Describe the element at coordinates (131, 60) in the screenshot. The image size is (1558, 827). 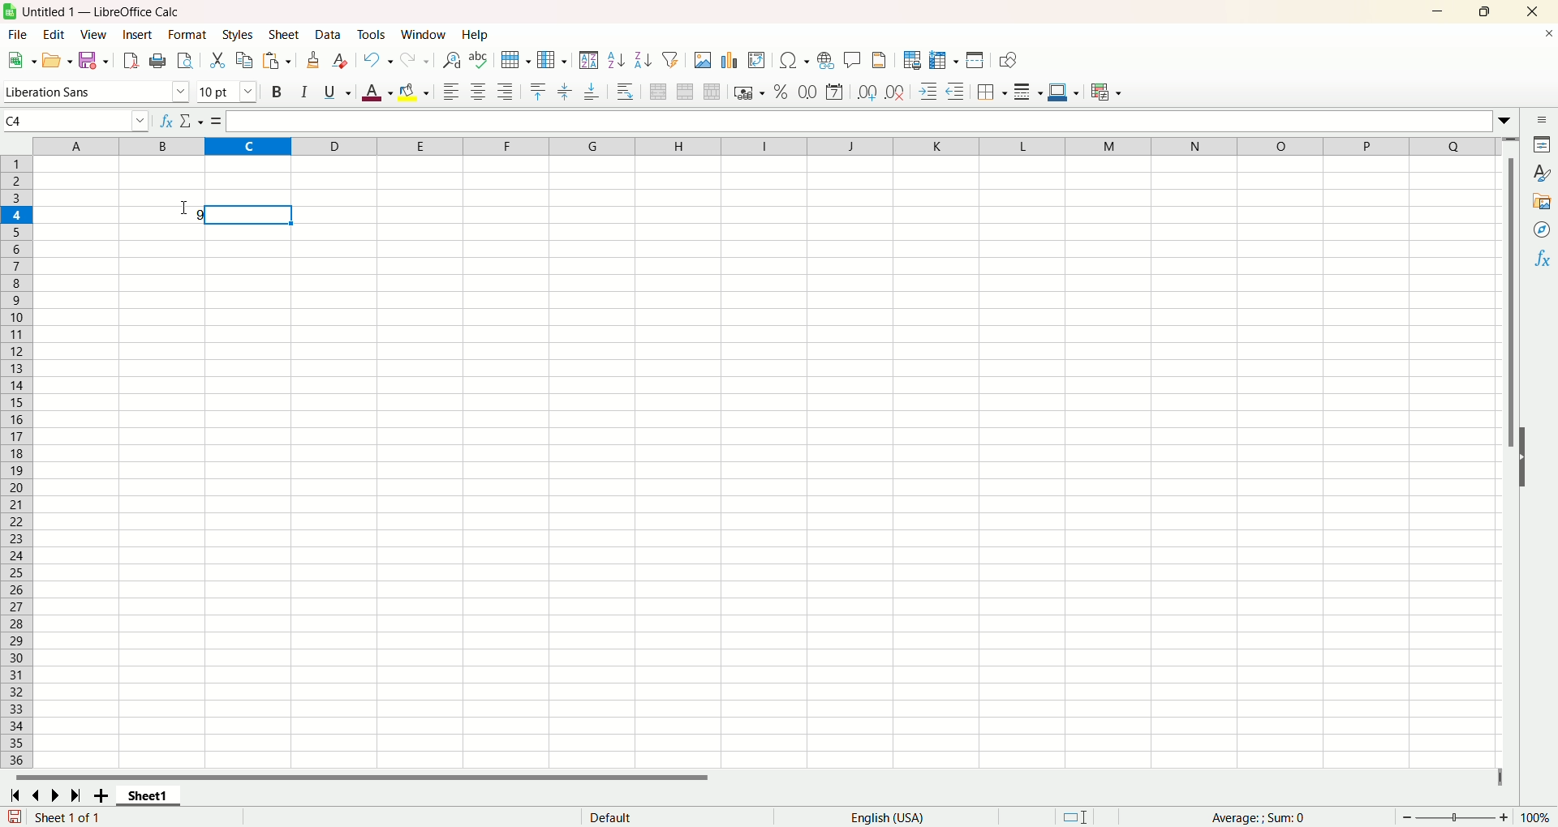
I see `export as PDF` at that location.